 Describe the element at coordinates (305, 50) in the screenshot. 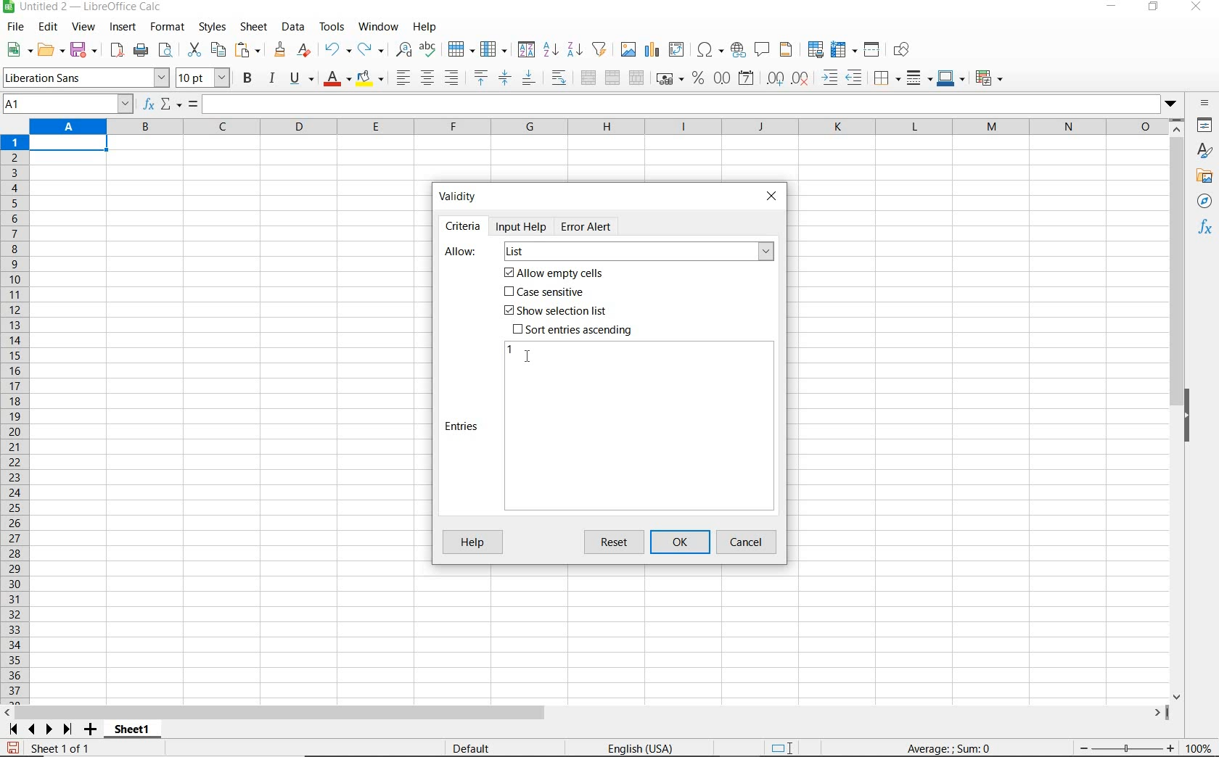

I see `clear direct formatting` at that location.